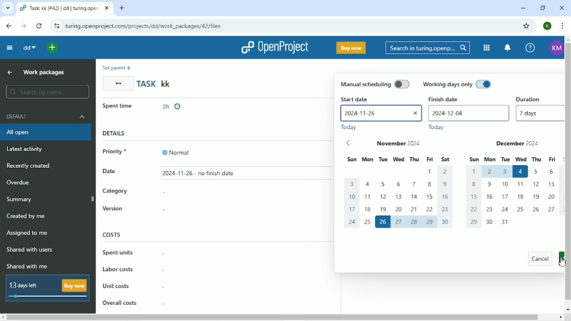  Describe the element at coordinates (353, 143) in the screenshot. I see `previous dates` at that location.